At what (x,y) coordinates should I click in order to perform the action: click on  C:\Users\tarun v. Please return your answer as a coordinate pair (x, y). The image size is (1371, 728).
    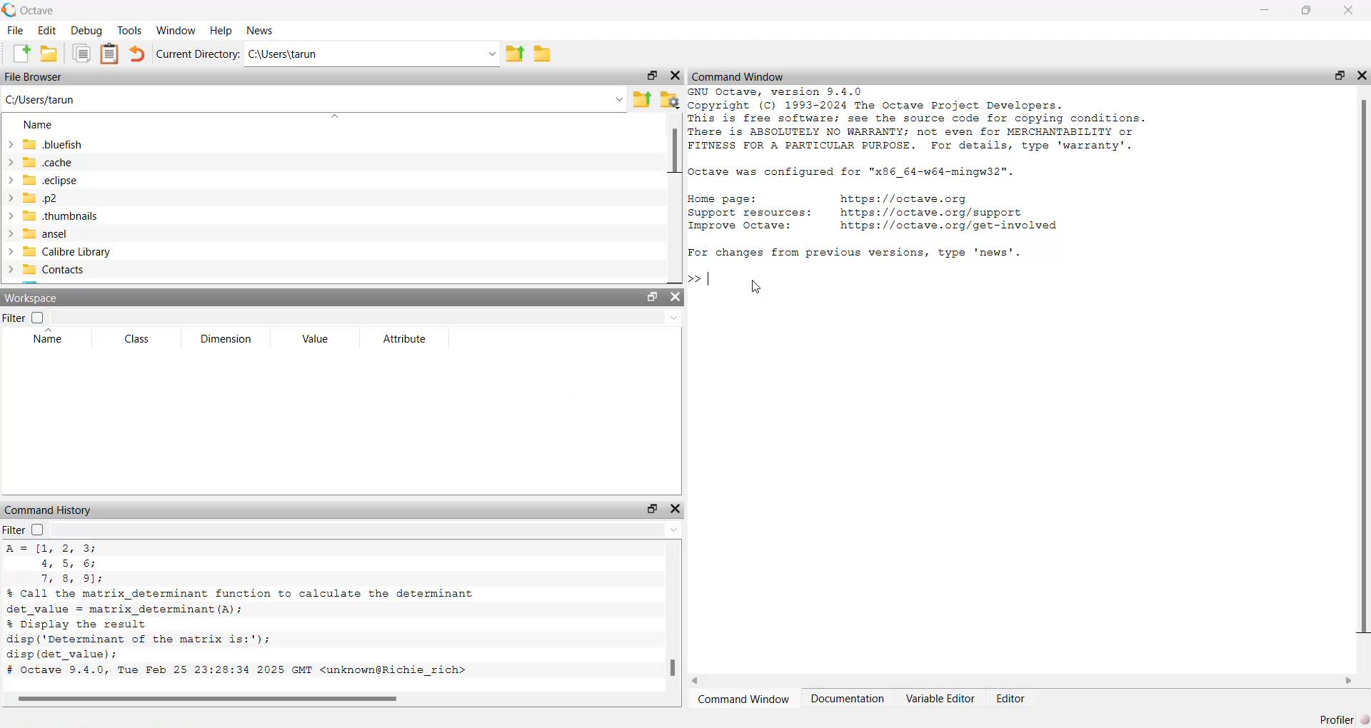
    Looking at the image, I should click on (372, 54).